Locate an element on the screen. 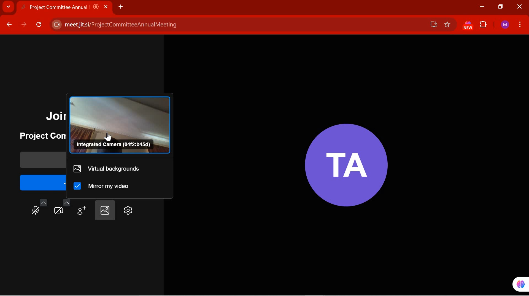  EXTENSION PINNED is located at coordinates (466, 26).